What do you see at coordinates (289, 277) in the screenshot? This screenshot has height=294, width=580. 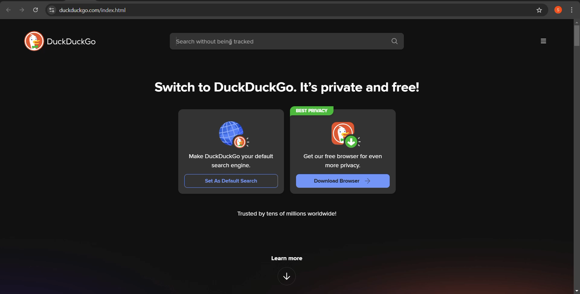 I see `downward` at bounding box center [289, 277].